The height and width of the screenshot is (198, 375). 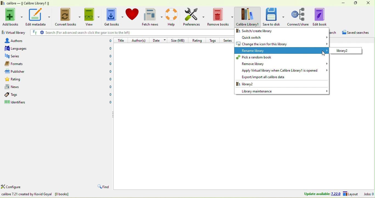 What do you see at coordinates (197, 40) in the screenshot?
I see `rating` at bounding box center [197, 40].